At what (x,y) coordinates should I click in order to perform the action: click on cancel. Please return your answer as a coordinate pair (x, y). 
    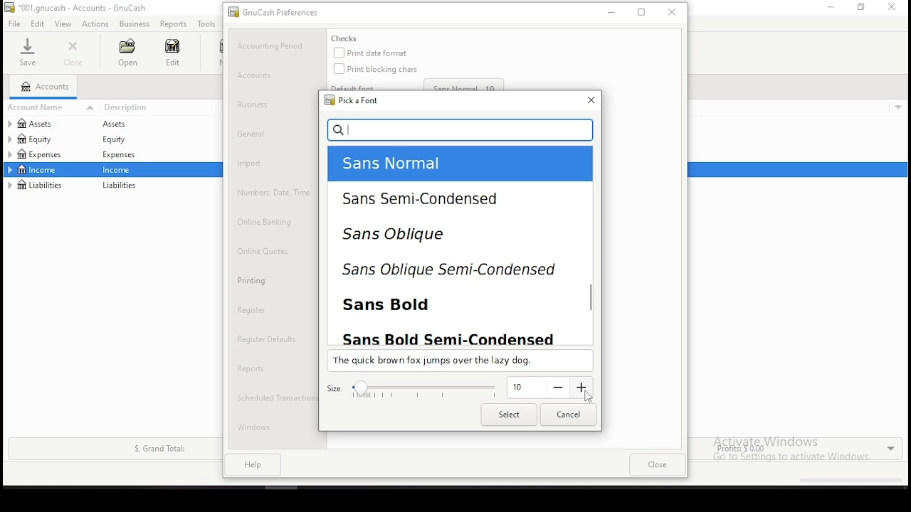
    Looking at the image, I should click on (568, 415).